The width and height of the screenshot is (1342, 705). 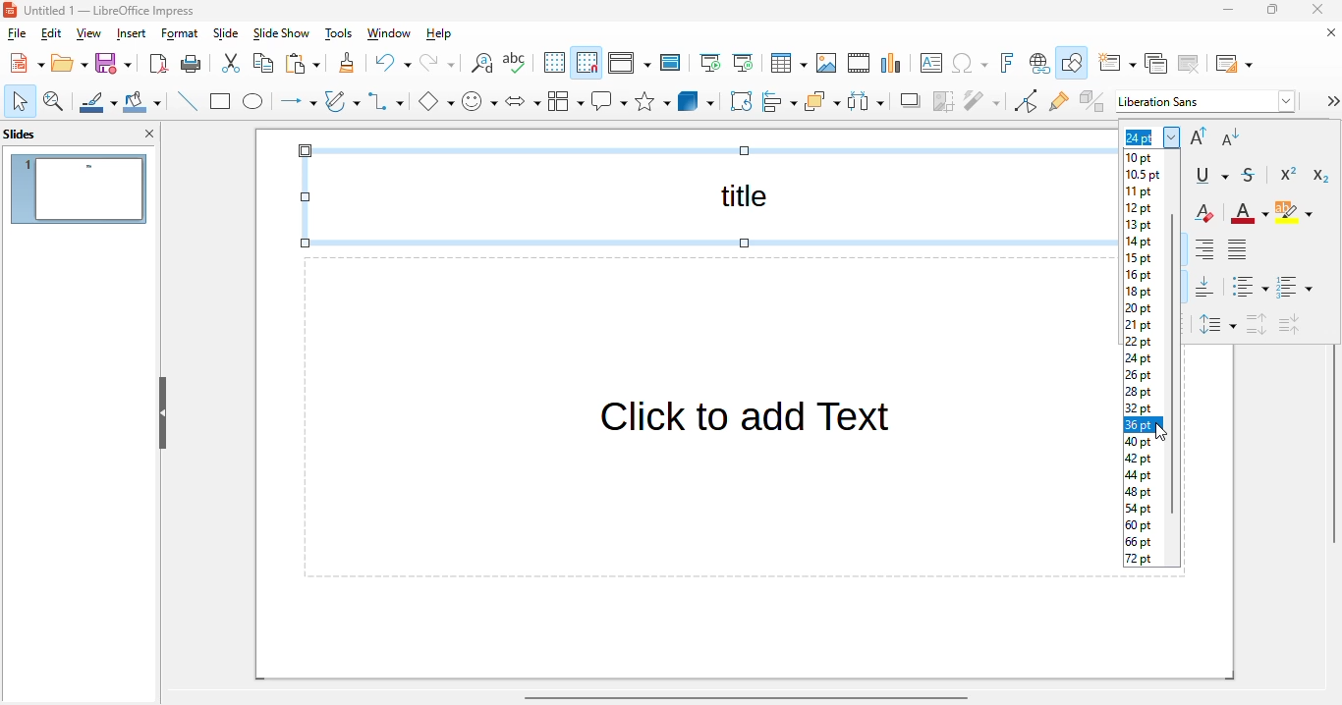 What do you see at coordinates (1290, 174) in the screenshot?
I see `superscript` at bounding box center [1290, 174].